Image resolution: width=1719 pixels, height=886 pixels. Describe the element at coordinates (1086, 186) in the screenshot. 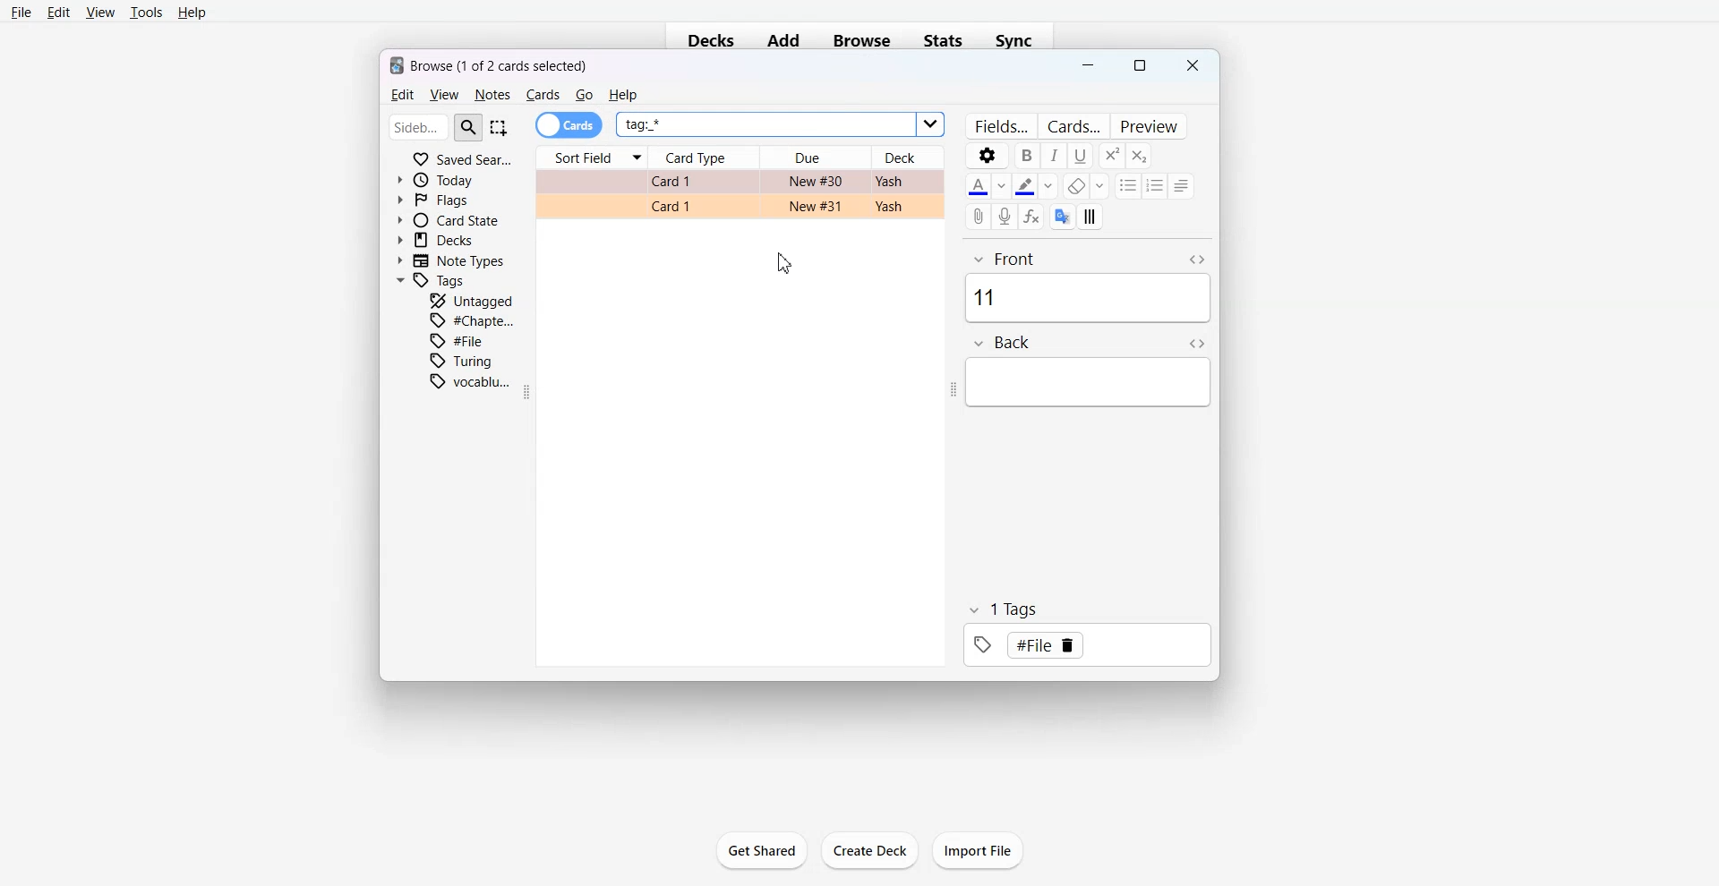

I see `Erase Format` at that location.